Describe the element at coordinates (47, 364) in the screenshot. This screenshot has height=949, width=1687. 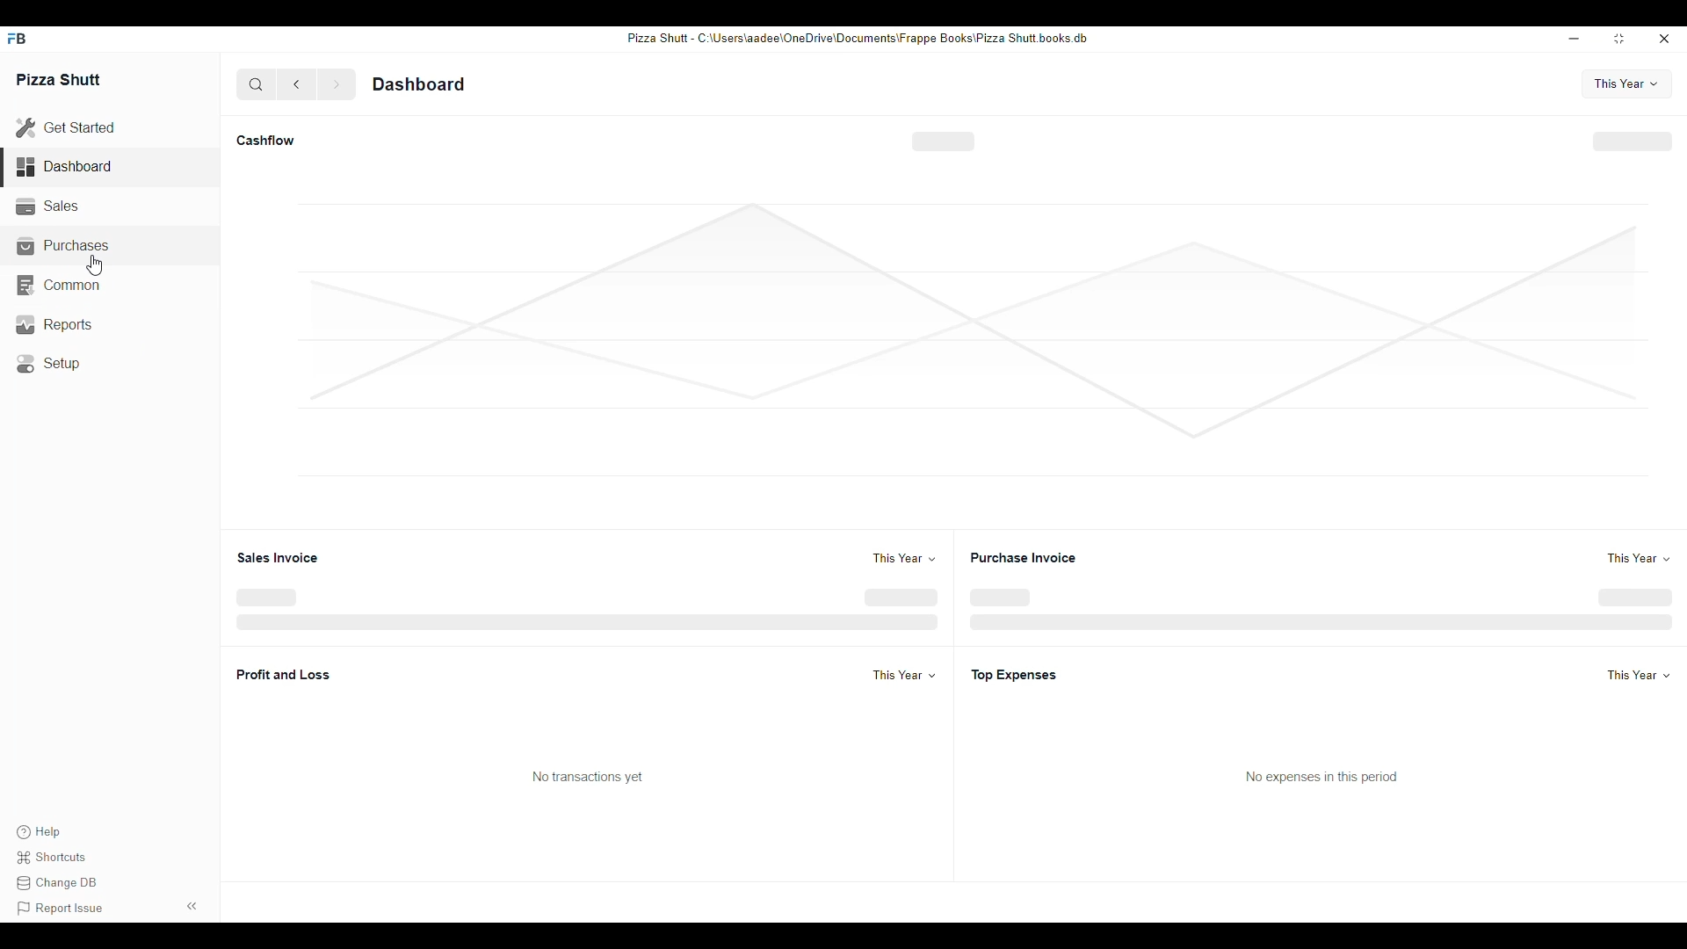
I see `Setup` at that location.